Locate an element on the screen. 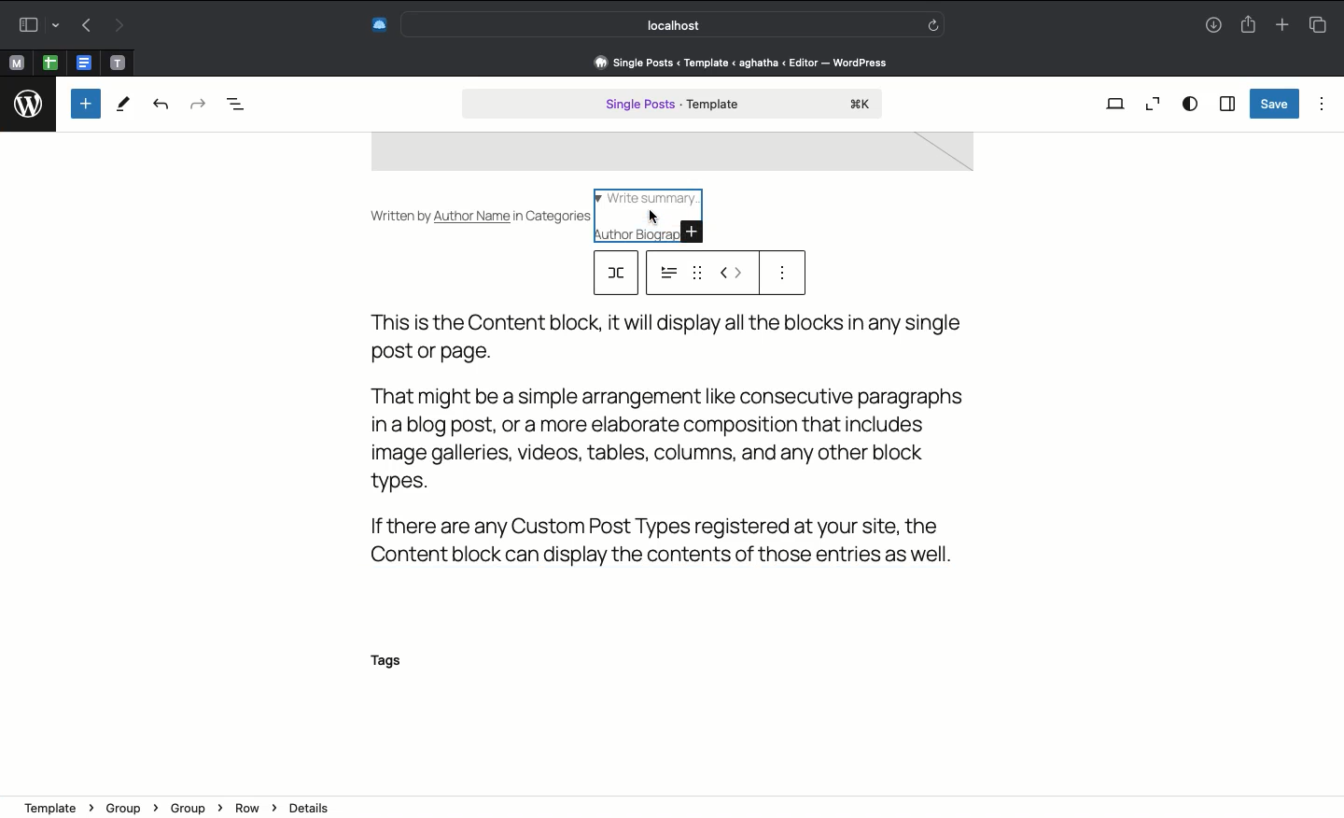 The width and height of the screenshot is (1344, 818). New tab is located at coordinates (1282, 26).